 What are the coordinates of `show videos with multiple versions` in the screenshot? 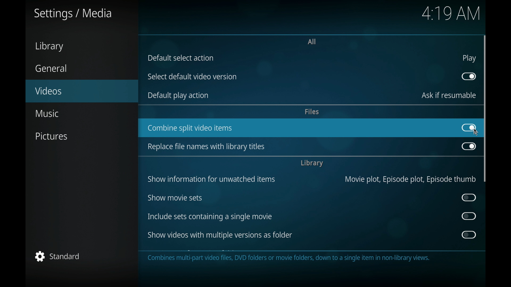 It's located at (219, 235).